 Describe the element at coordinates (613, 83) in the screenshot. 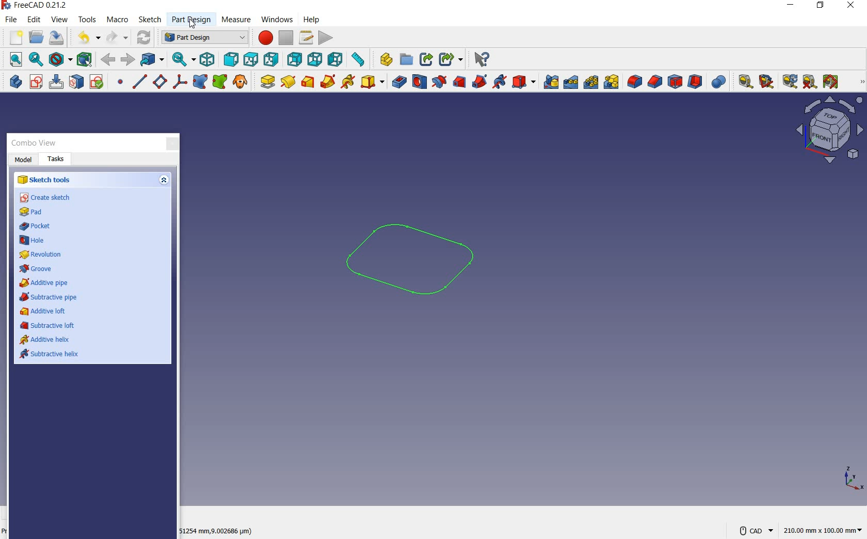

I see `create multitransform` at that location.